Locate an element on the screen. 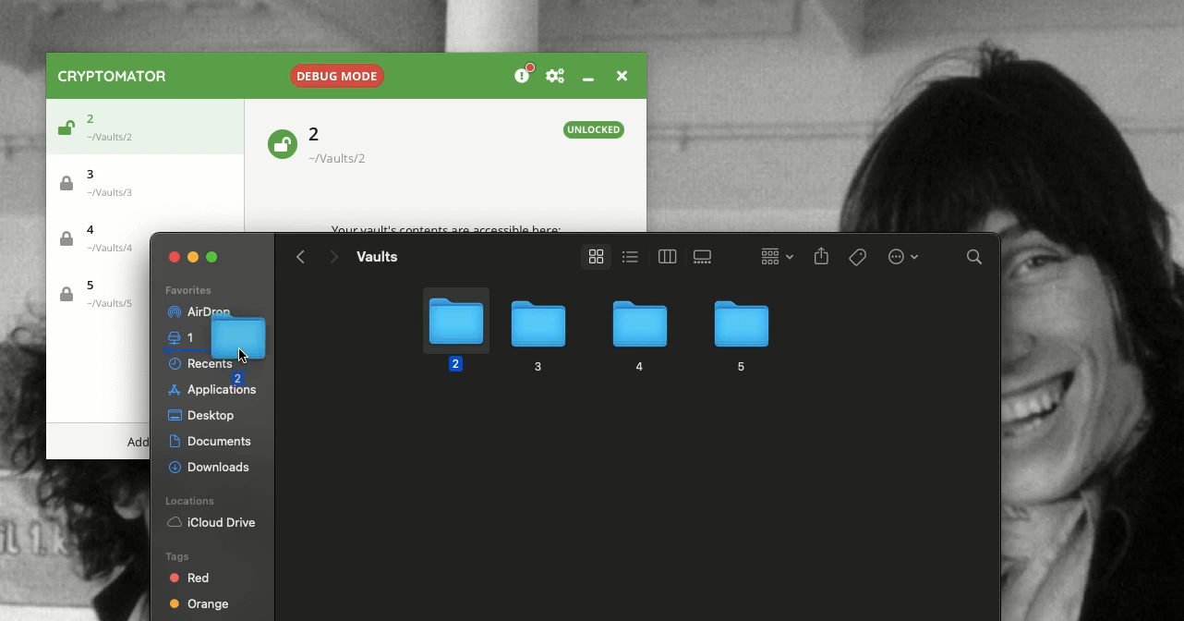  View 3 is located at coordinates (706, 257).